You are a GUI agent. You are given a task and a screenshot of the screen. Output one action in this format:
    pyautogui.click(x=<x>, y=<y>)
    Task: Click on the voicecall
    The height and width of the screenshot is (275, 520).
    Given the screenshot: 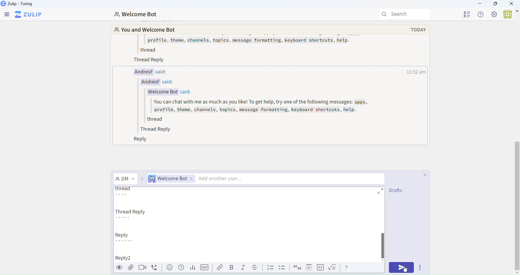 What is the action you would take?
    pyautogui.click(x=156, y=269)
    